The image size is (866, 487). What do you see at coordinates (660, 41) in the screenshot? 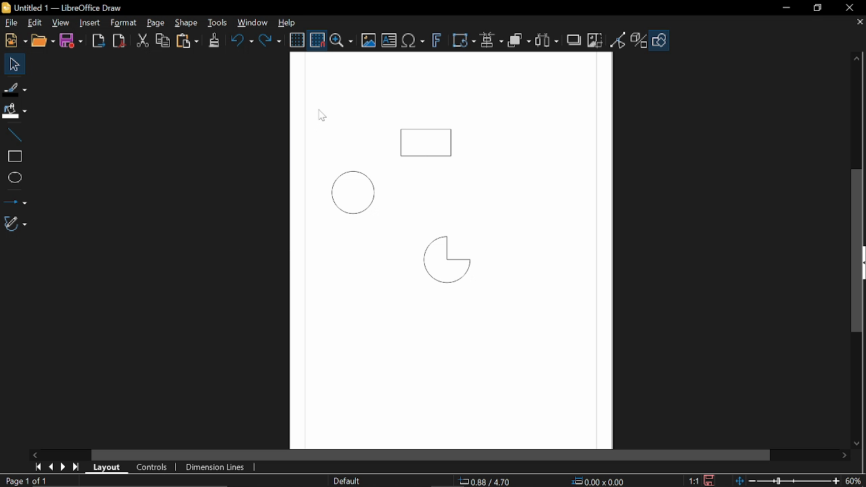
I see `Shapes` at bounding box center [660, 41].